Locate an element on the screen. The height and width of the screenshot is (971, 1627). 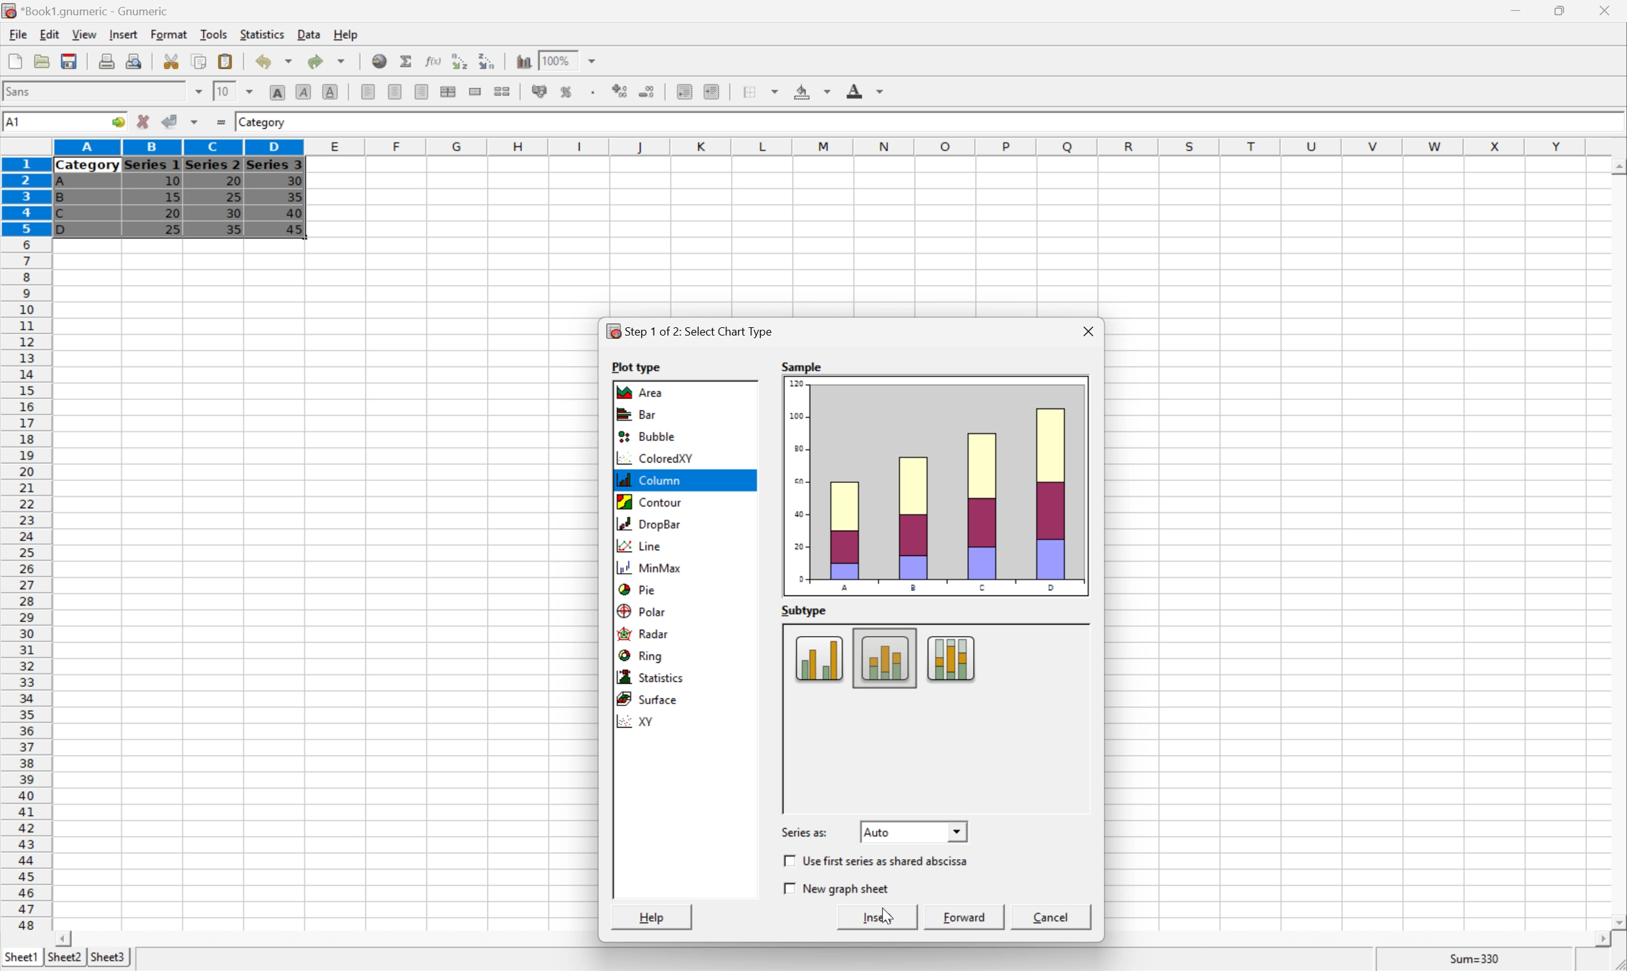
25 is located at coordinates (234, 197).